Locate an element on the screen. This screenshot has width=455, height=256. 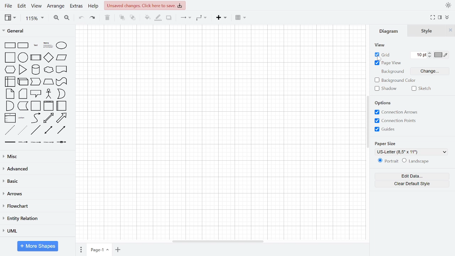
delete is located at coordinates (107, 18).